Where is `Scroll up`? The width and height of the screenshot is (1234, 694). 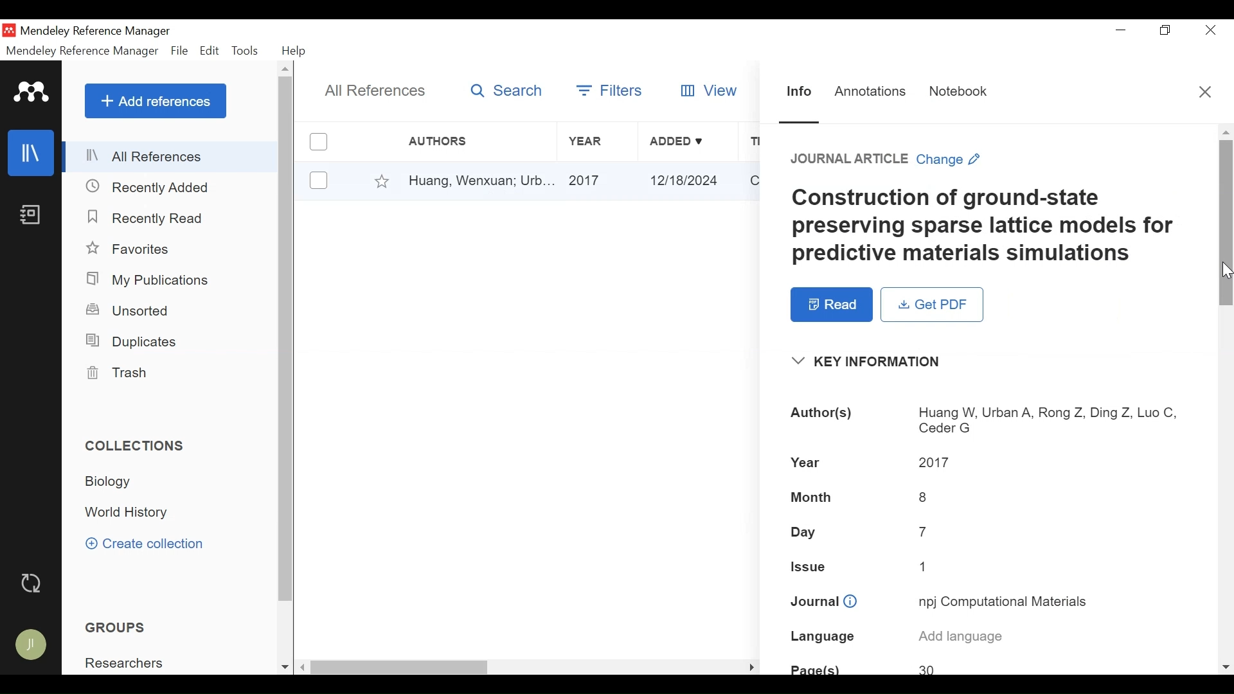
Scroll up is located at coordinates (287, 69).